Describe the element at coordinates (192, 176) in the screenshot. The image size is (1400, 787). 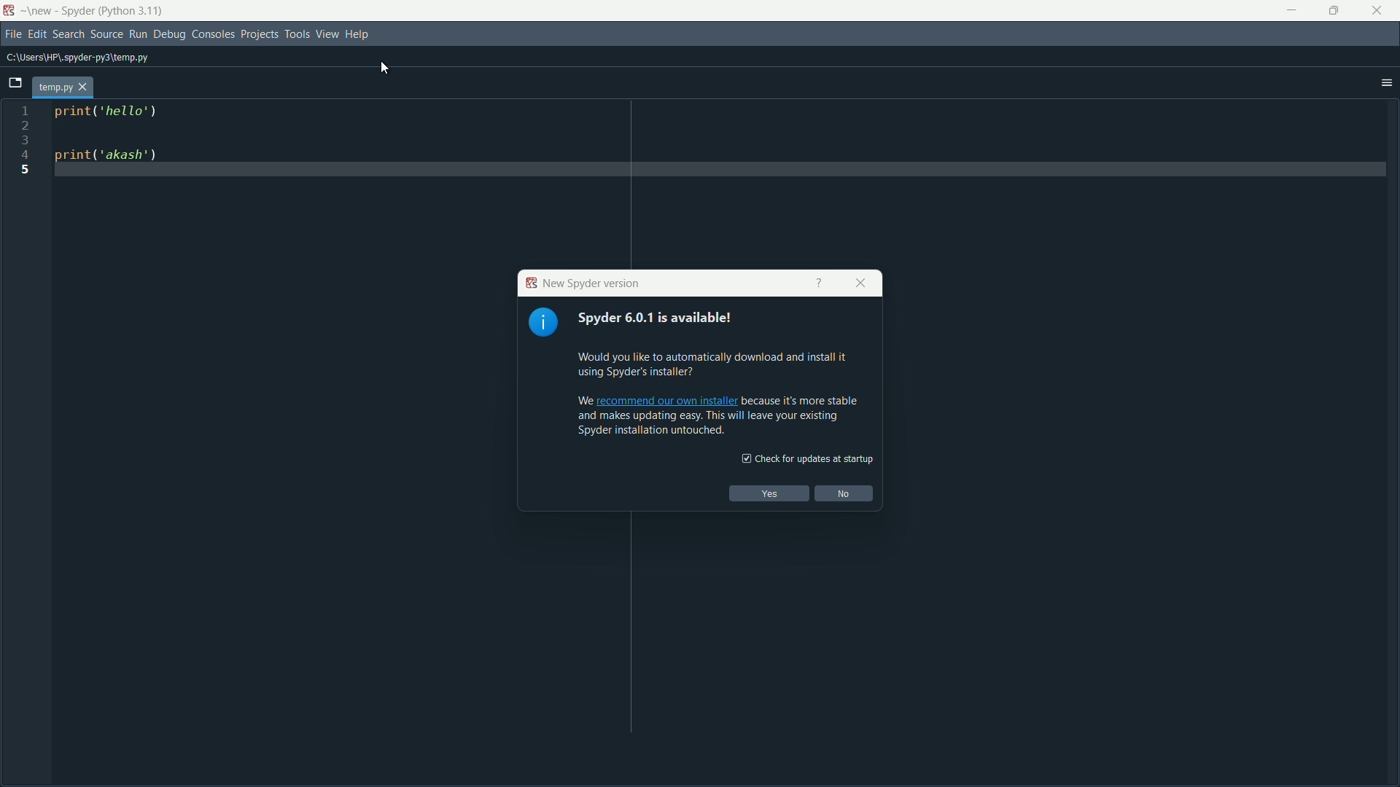
I see `print('hello') print('akash')` at that location.